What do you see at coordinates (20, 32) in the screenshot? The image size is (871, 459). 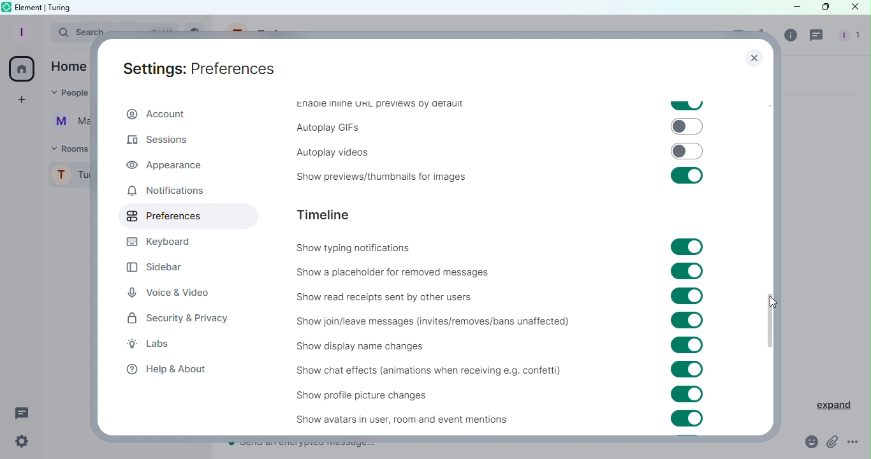 I see `Profile` at bounding box center [20, 32].